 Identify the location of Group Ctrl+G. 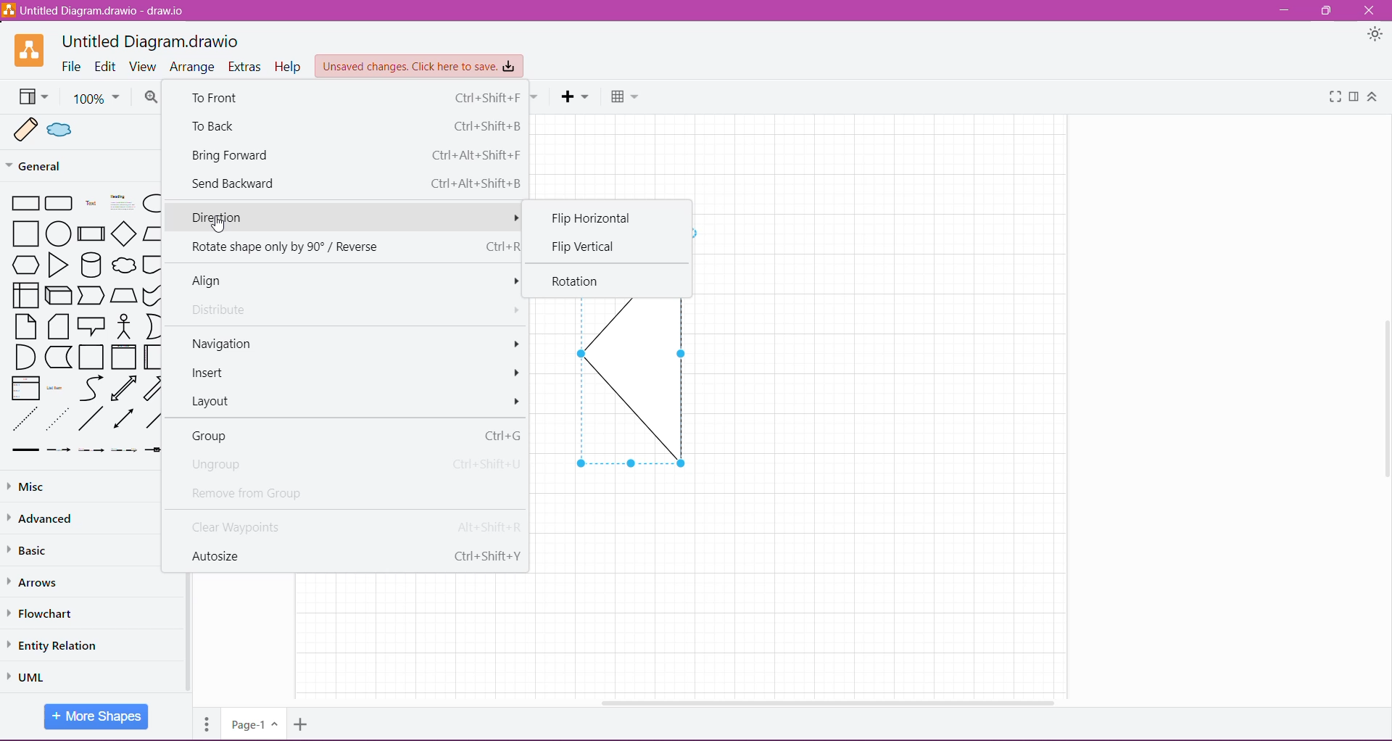
(353, 436).